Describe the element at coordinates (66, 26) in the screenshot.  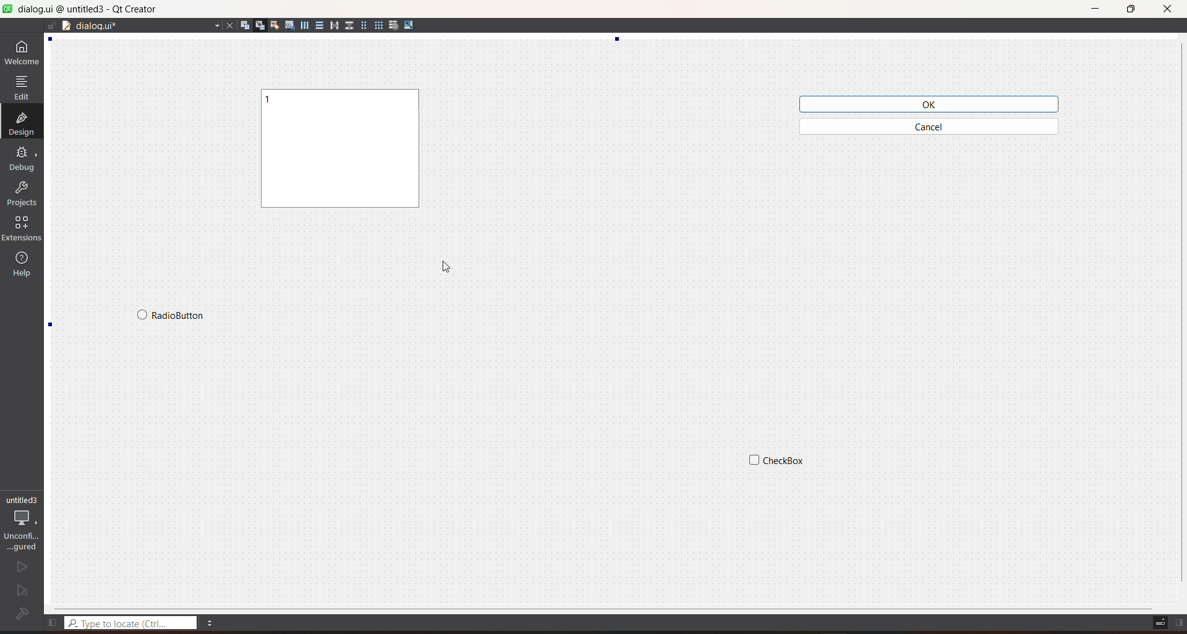
I see `document split` at that location.